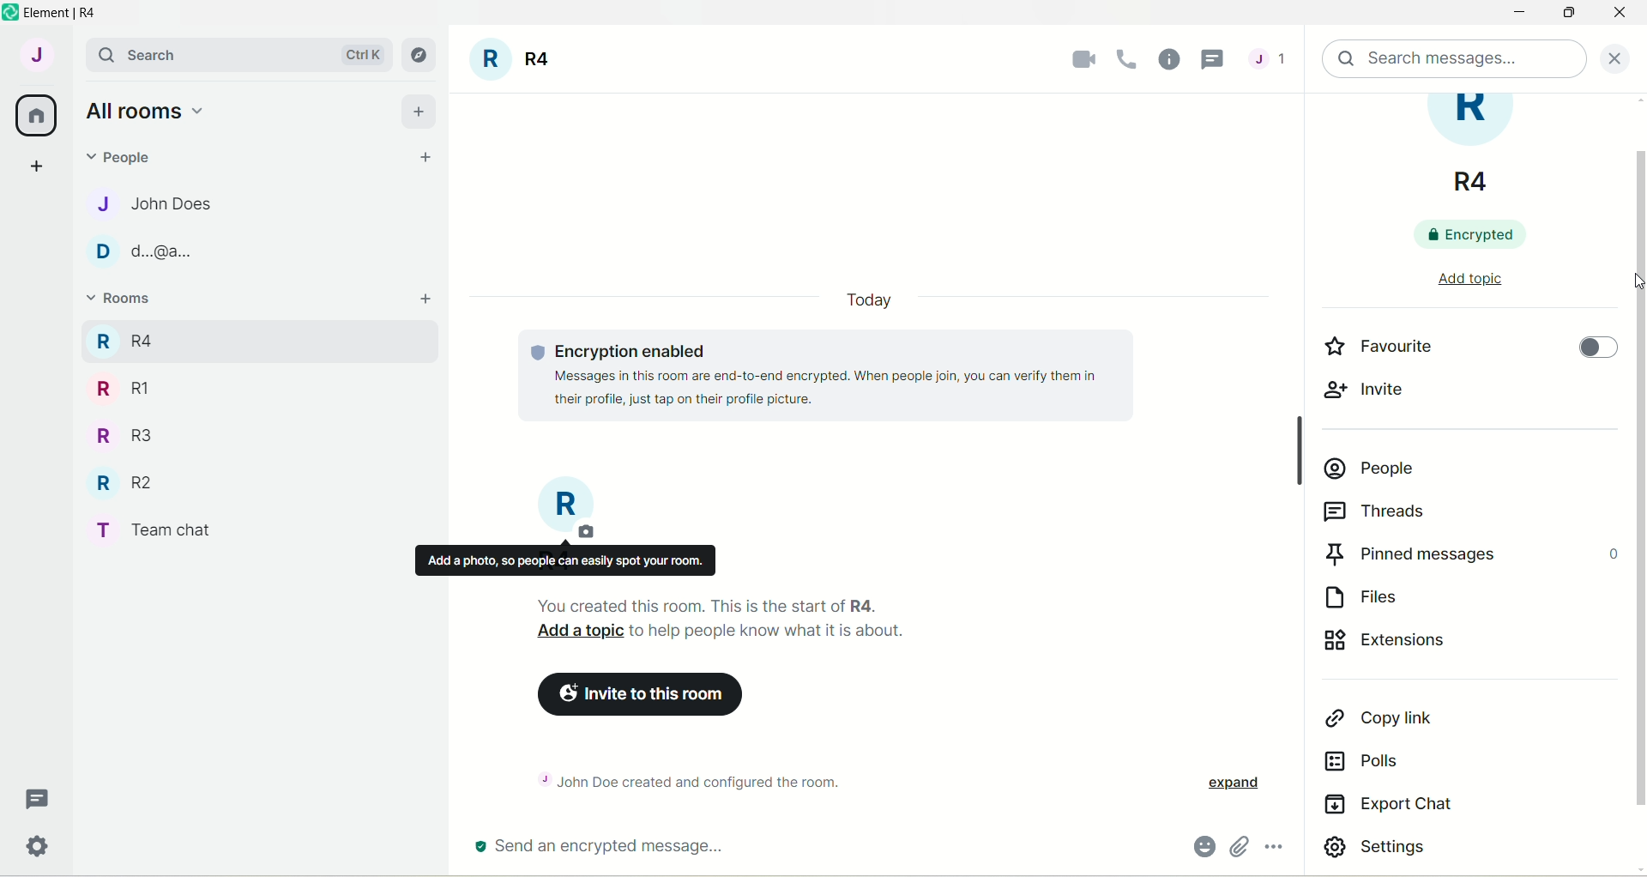  I want to click on add topic, so click(1469, 276).